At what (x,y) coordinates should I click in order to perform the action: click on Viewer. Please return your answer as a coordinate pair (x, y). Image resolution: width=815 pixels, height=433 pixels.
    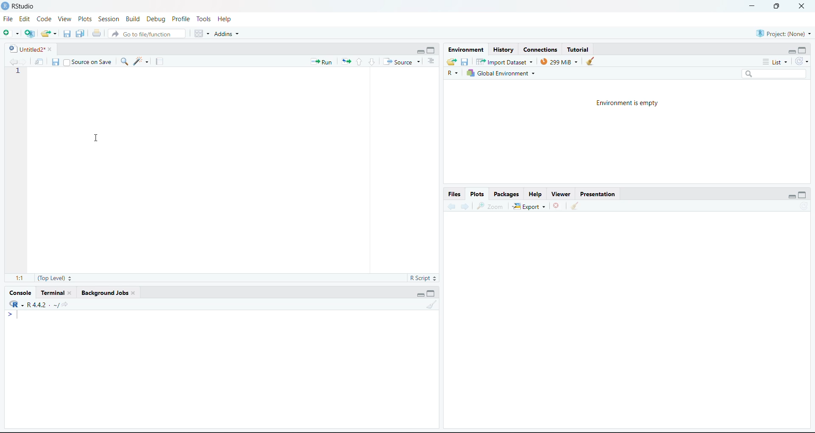
    Looking at the image, I should click on (562, 193).